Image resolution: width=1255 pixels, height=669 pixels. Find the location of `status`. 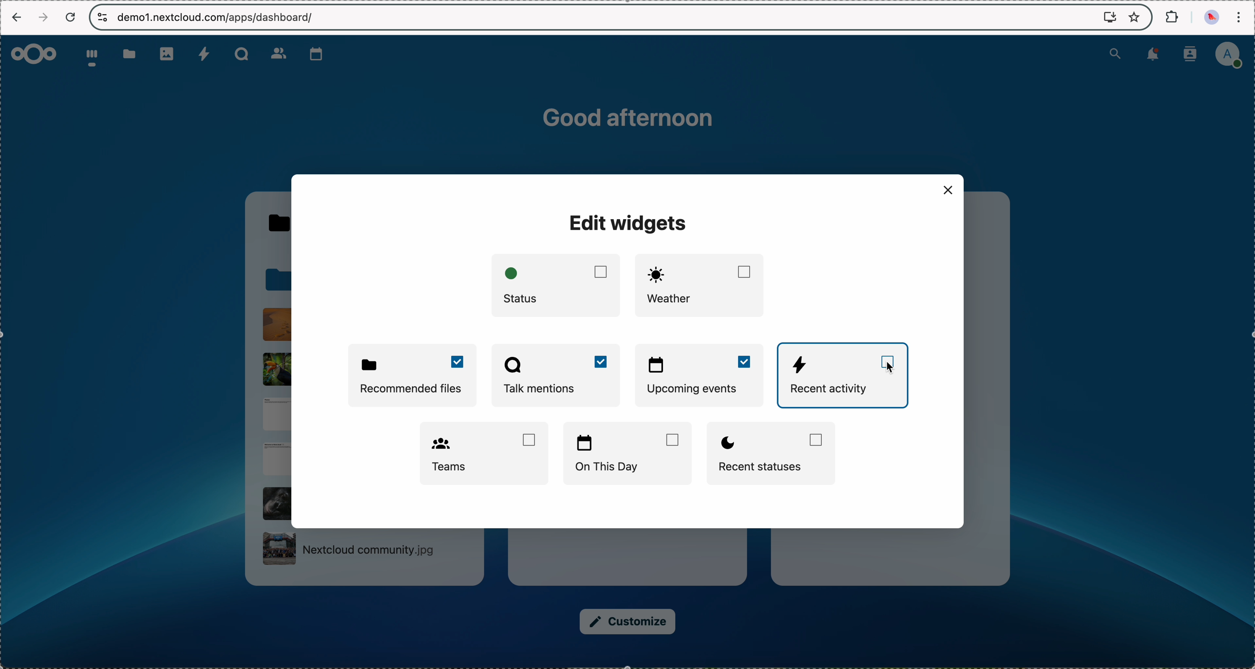

status is located at coordinates (558, 285).